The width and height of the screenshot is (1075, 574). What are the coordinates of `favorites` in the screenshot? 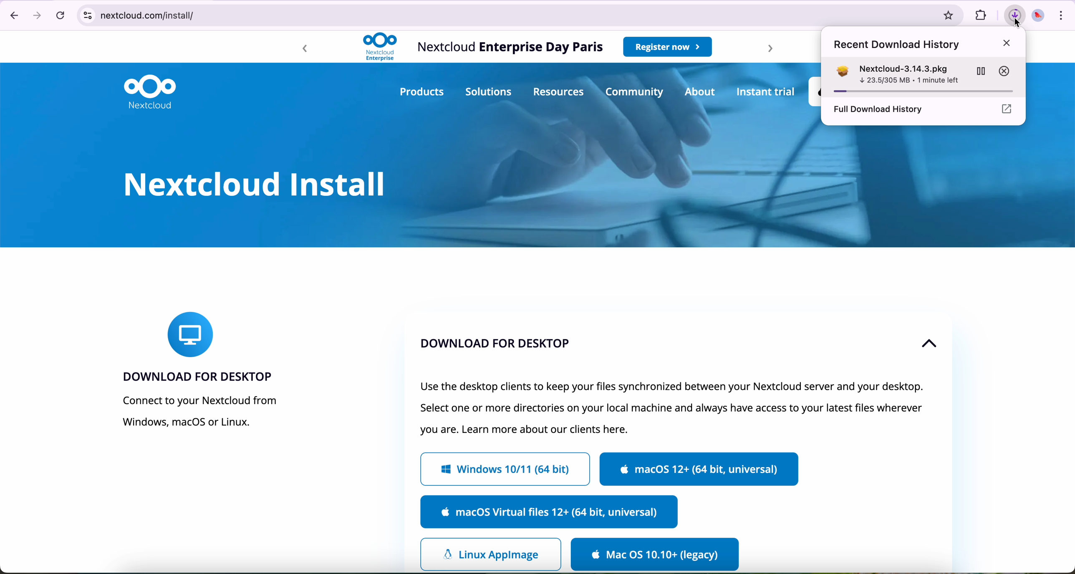 It's located at (985, 15).